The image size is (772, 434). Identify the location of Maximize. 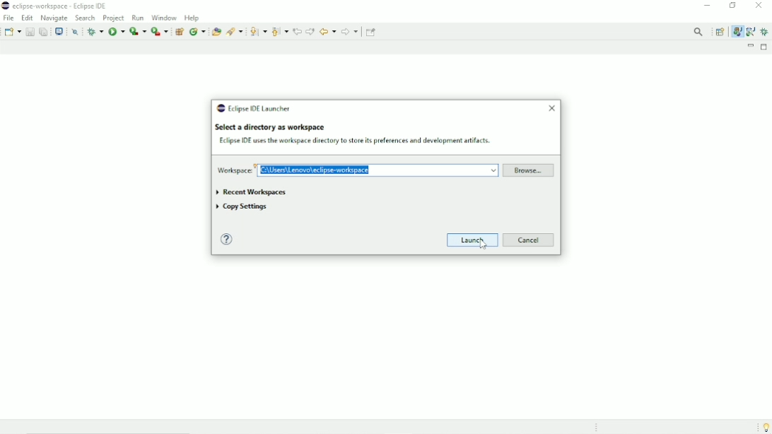
(766, 47).